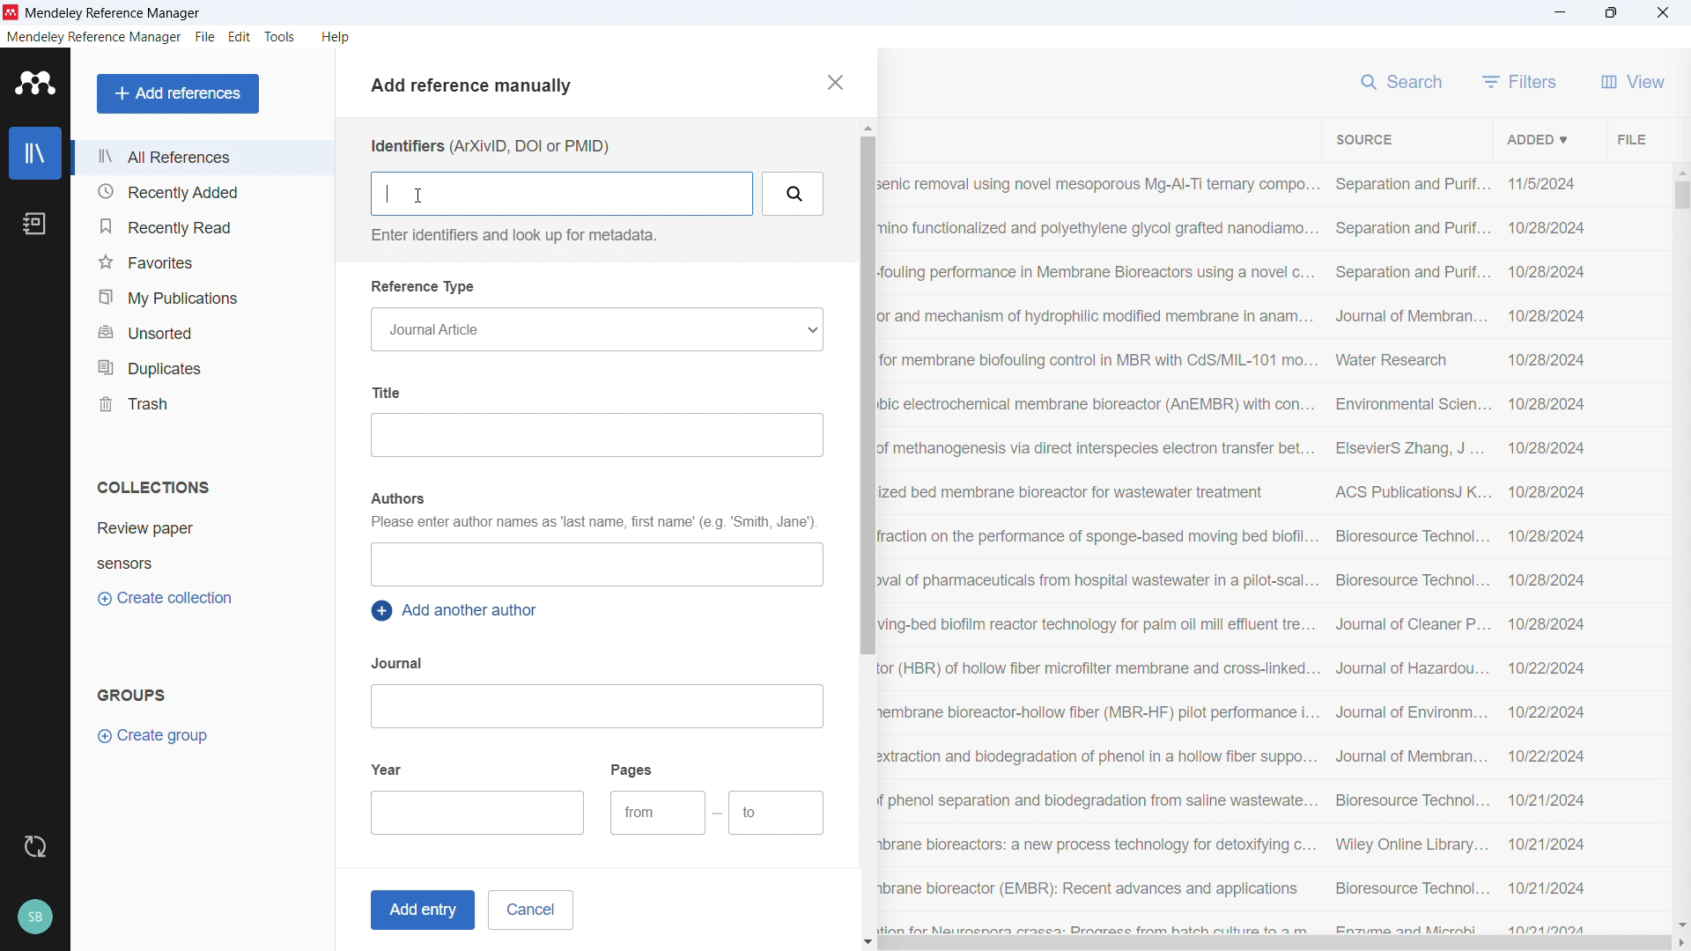  Describe the element at coordinates (794, 194) in the screenshot. I see `Search by Identifiers ` at that location.